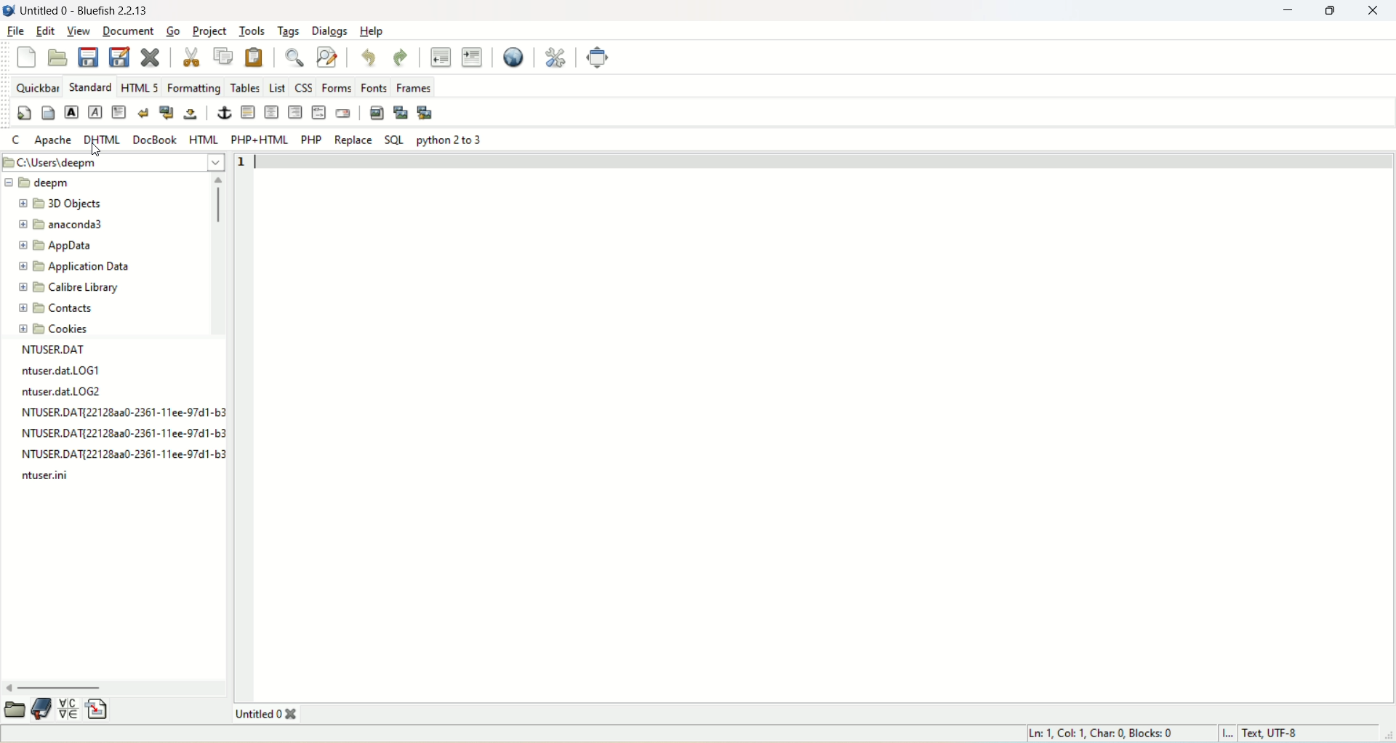 The image size is (1396, 743). What do you see at coordinates (38, 87) in the screenshot?
I see `quickbar` at bounding box center [38, 87].